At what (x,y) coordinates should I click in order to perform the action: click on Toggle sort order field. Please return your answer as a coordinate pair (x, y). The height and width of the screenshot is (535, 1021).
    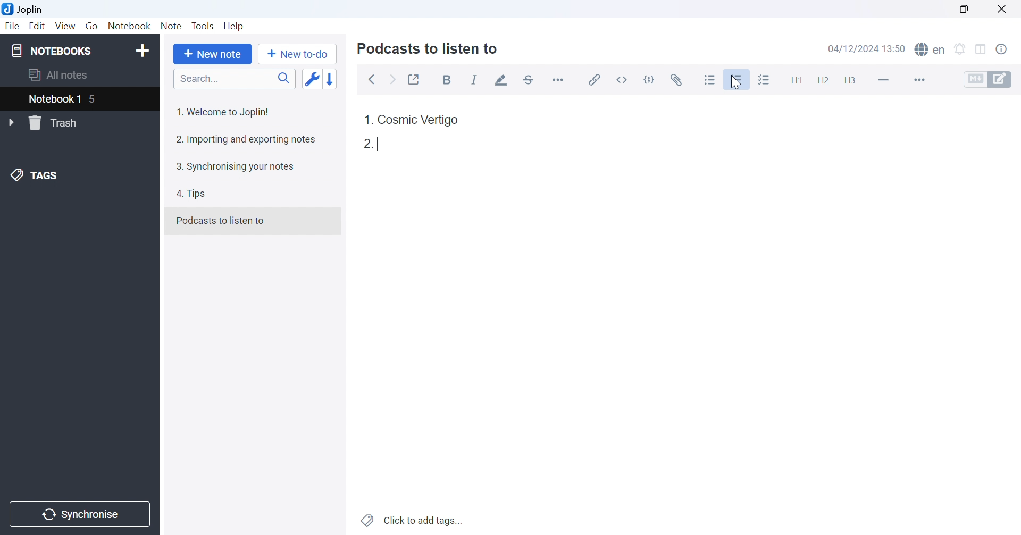
    Looking at the image, I should click on (311, 79).